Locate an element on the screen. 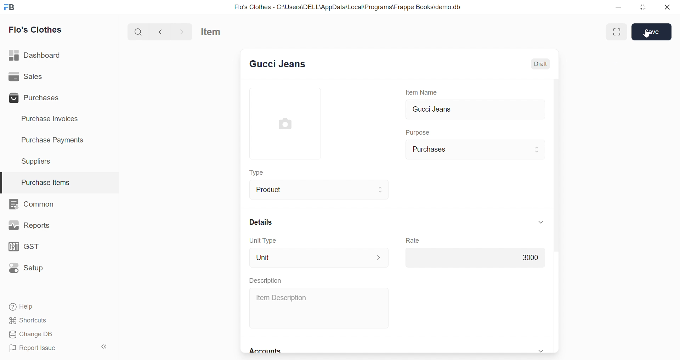 The width and height of the screenshot is (680, 360). Purpose is located at coordinates (419, 131).